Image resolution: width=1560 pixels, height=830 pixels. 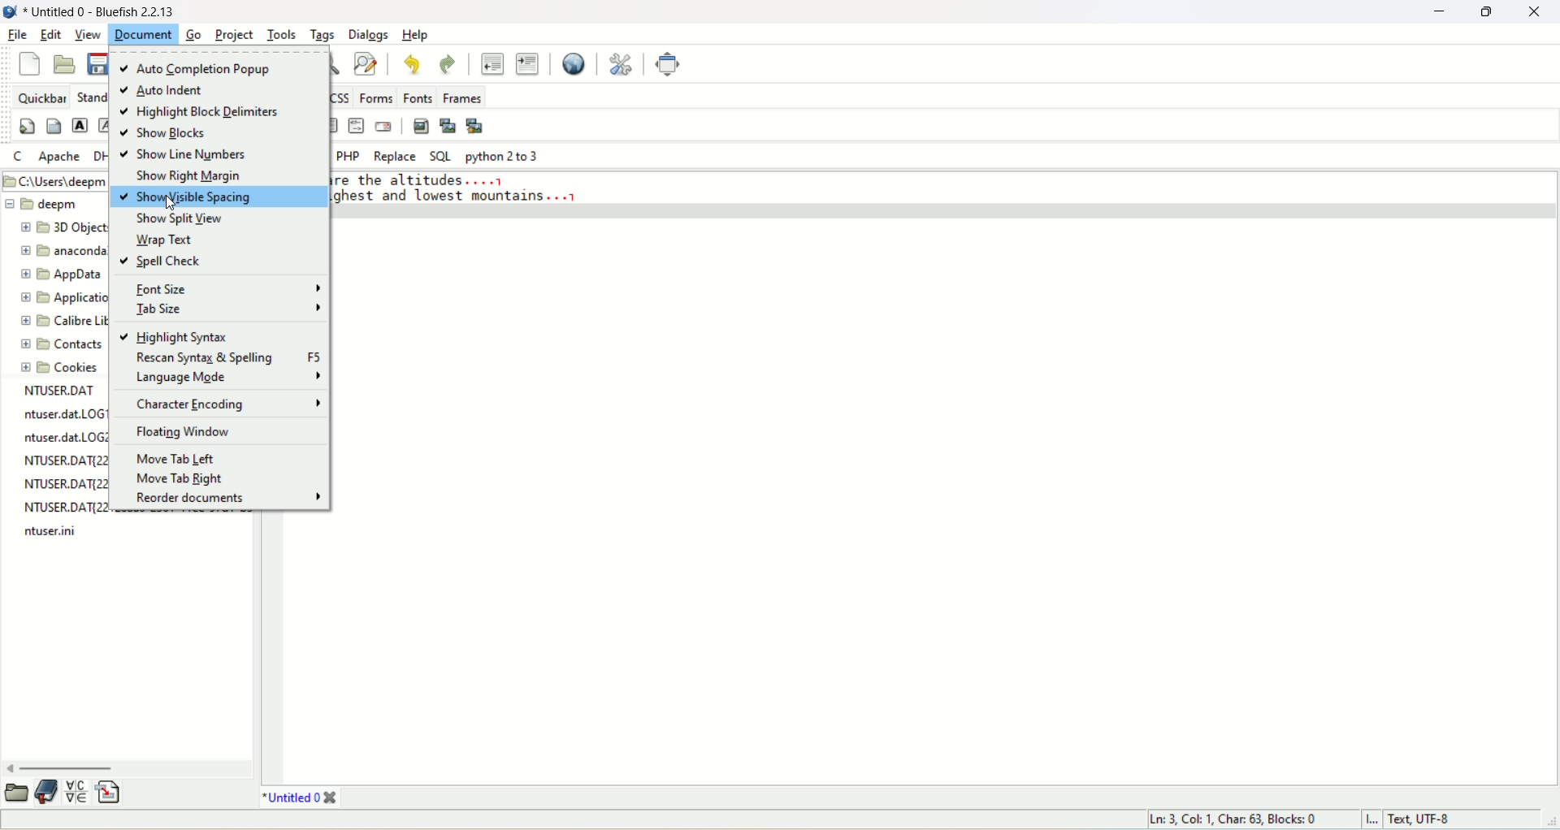 What do you see at coordinates (177, 336) in the screenshot?
I see `highlight syntax` at bounding box center [177, 336].